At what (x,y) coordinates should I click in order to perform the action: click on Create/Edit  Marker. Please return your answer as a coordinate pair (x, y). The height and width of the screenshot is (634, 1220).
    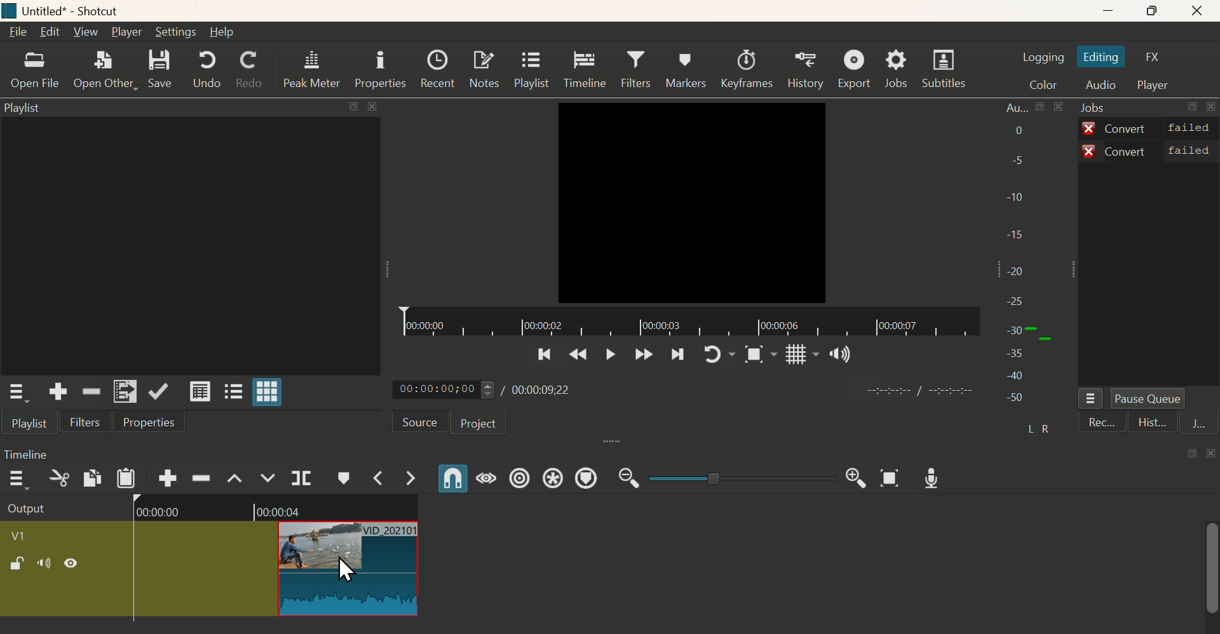
    Looking at the image, I should click on (344, 480).